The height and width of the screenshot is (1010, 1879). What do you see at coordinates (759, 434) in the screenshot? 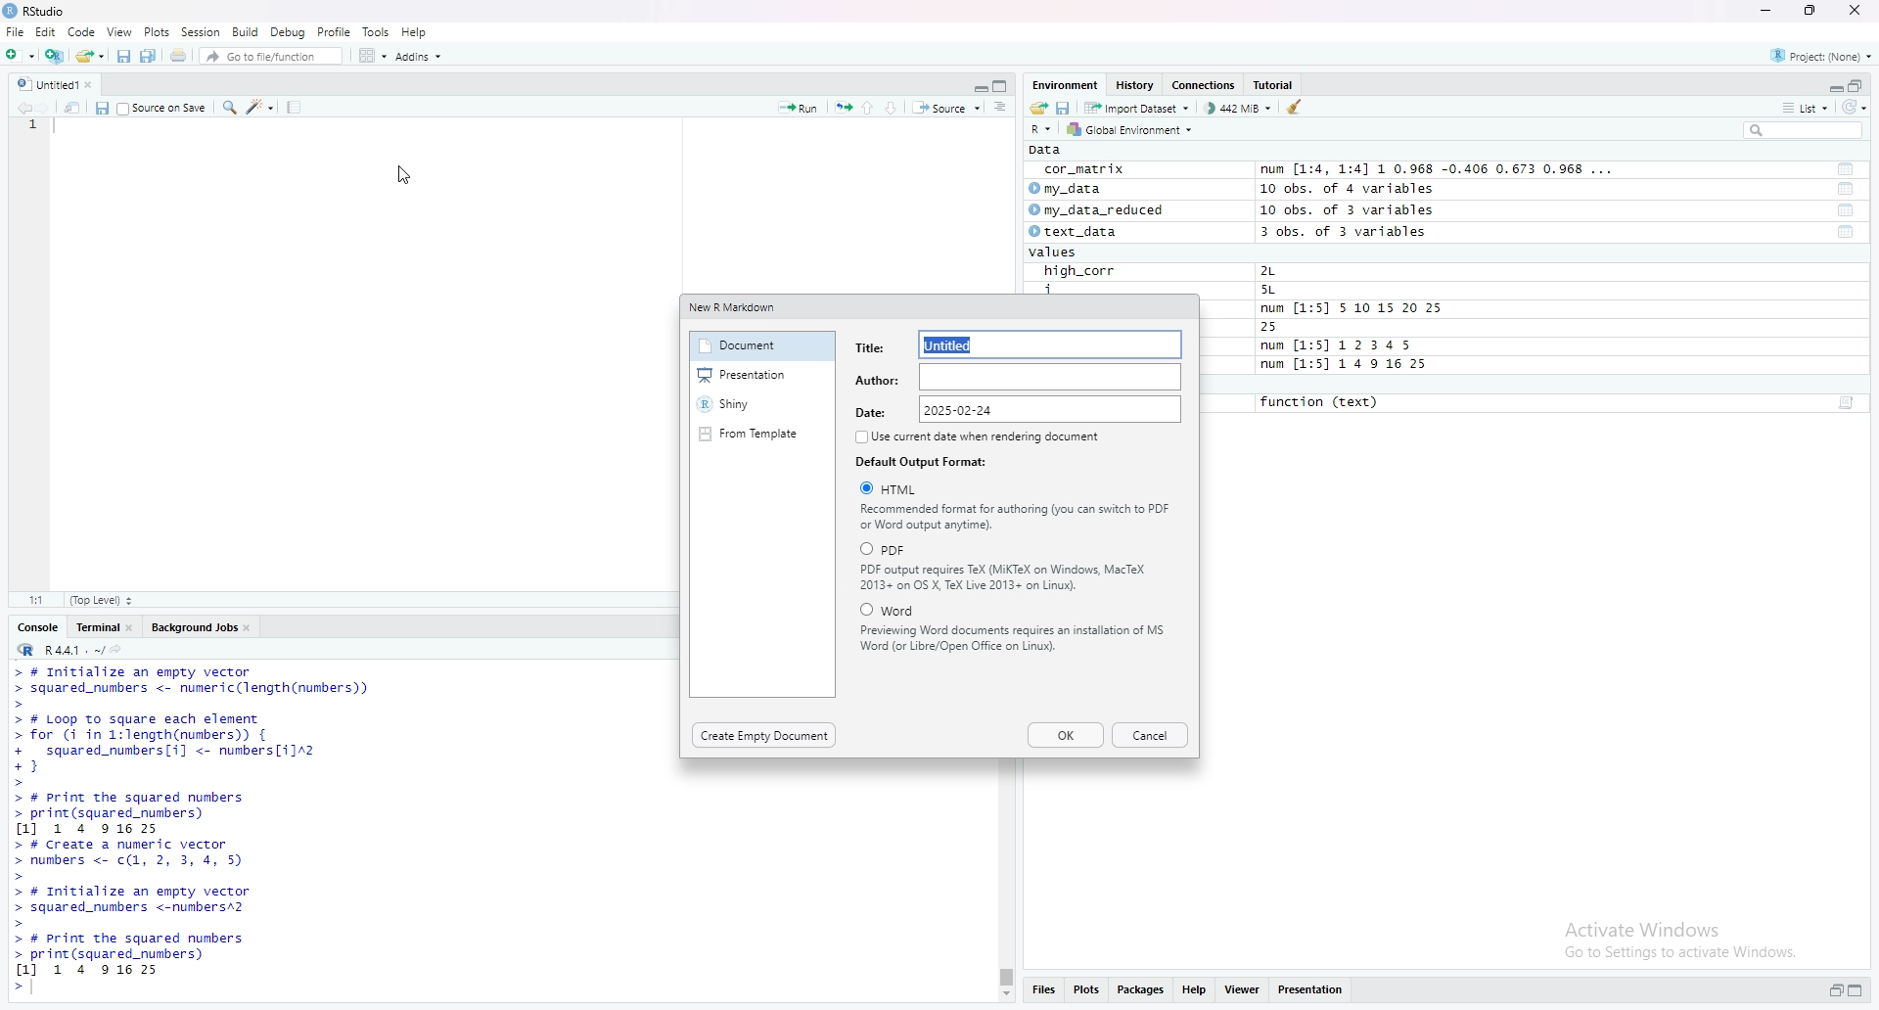
I see `From Template` at bounding box center [759, 434].